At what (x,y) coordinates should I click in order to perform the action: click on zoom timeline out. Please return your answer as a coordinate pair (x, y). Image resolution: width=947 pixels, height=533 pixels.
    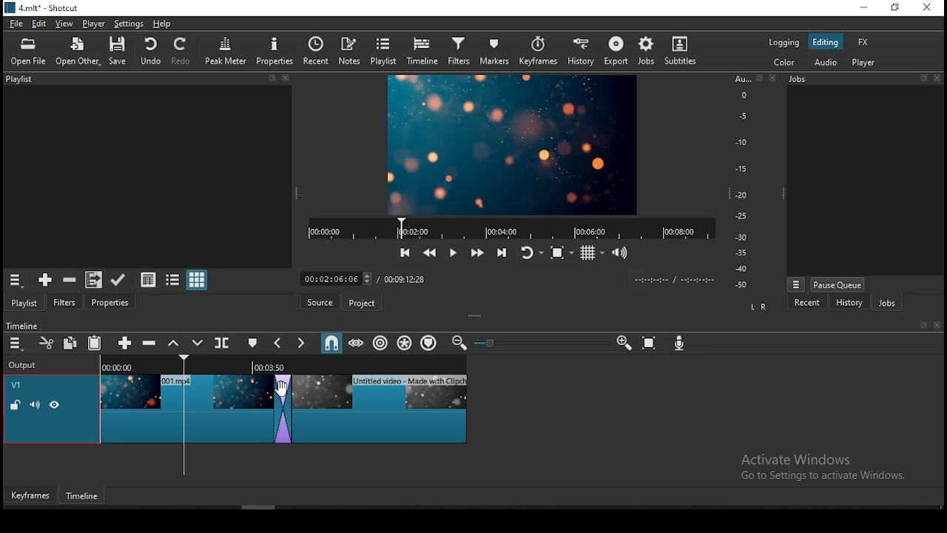
    Looking at the image, I should click on (458, 343).